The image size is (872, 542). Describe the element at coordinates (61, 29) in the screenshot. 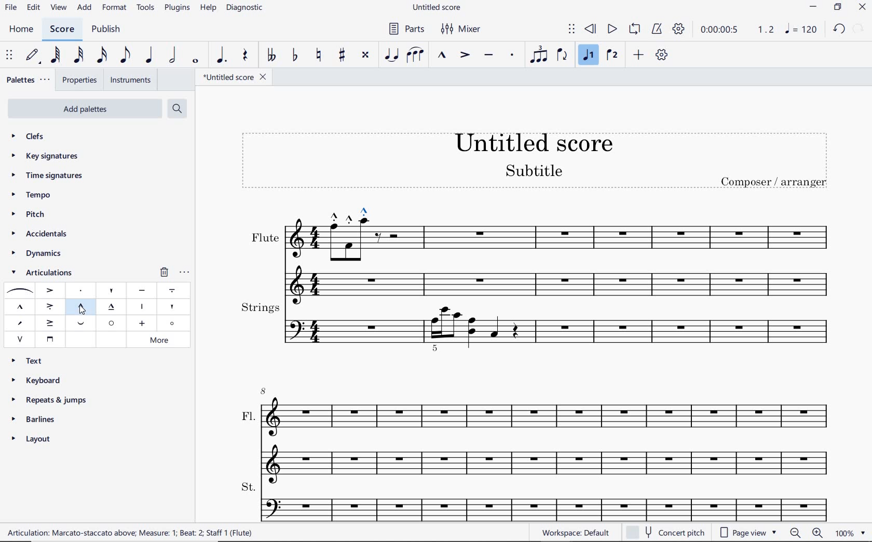

I see `score` at that location.